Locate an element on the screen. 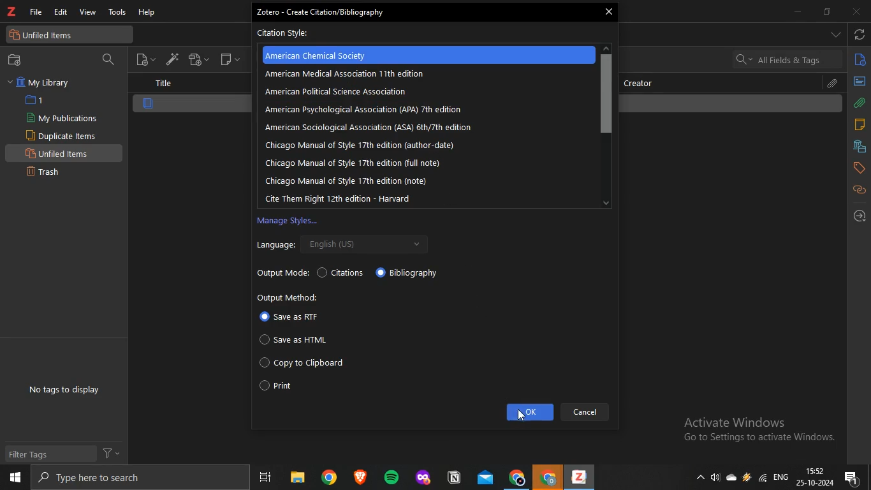 This screenshot has height=490, width=871. start is located at coordinates (15, 479).